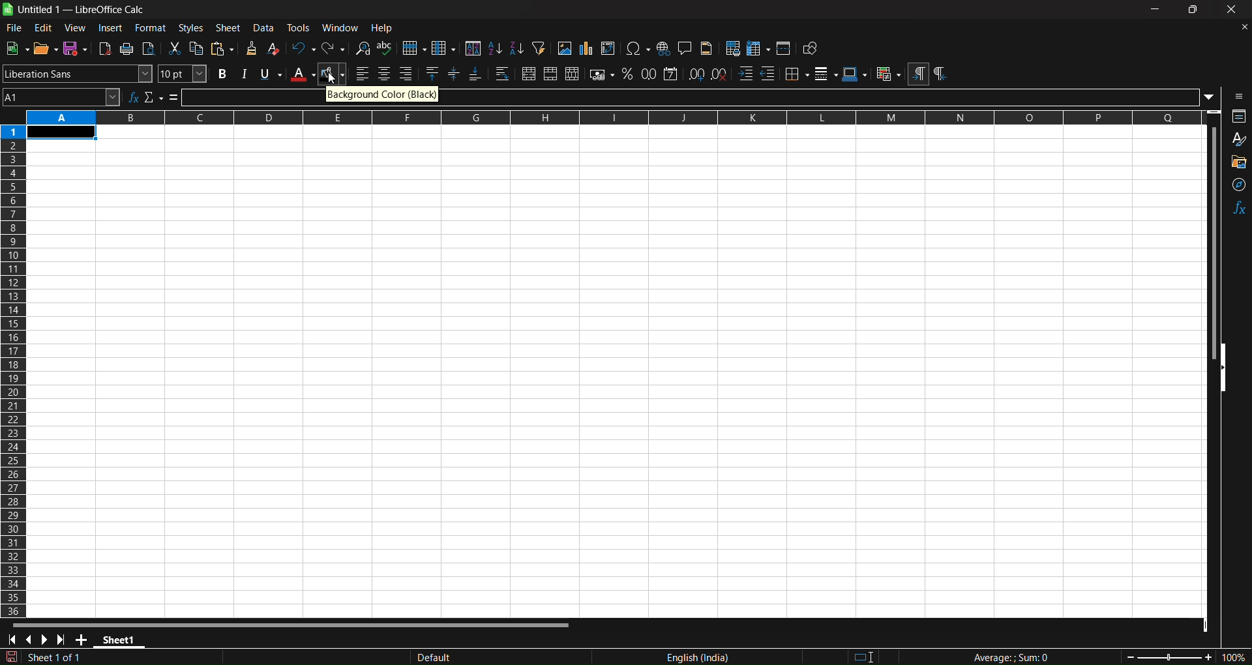 The image size is (1252, 665). I want to click on font color, so click(303, 74).